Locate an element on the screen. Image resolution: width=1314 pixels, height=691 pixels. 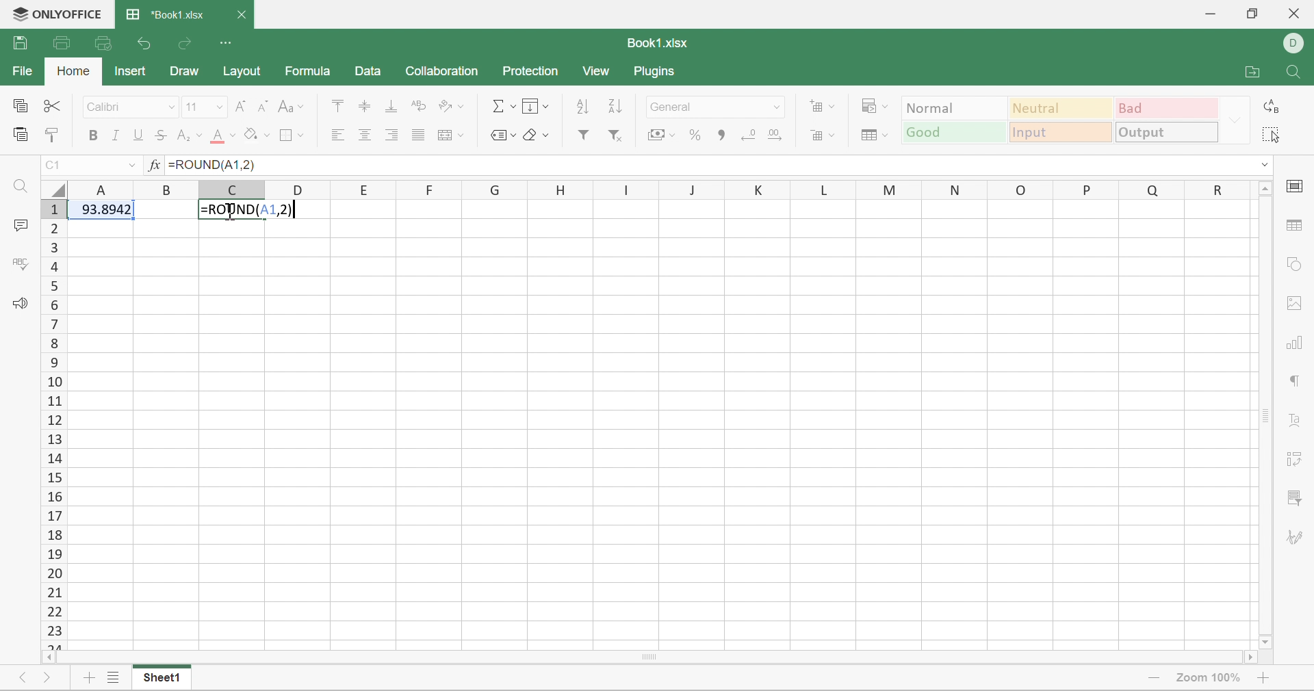
List of sheets is located at coordinates (112, 678).